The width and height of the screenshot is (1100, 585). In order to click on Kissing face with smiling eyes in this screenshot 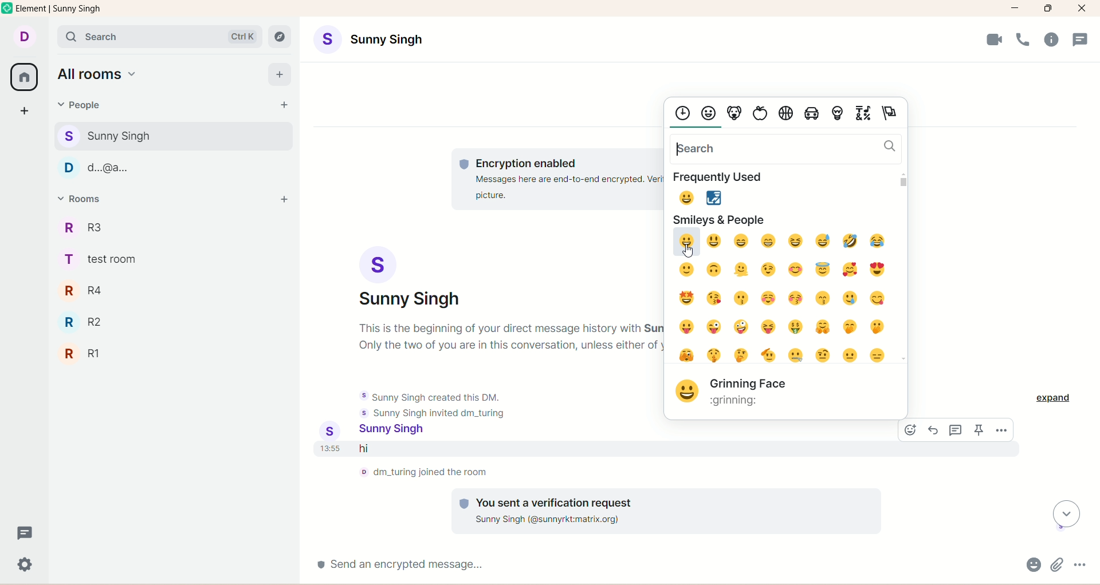, I will do `click(822, 298)`.